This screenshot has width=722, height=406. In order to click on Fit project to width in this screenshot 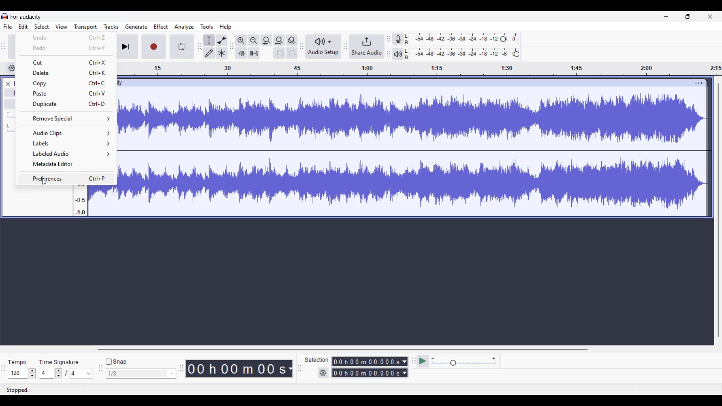, I will do `click(279, 41)`.